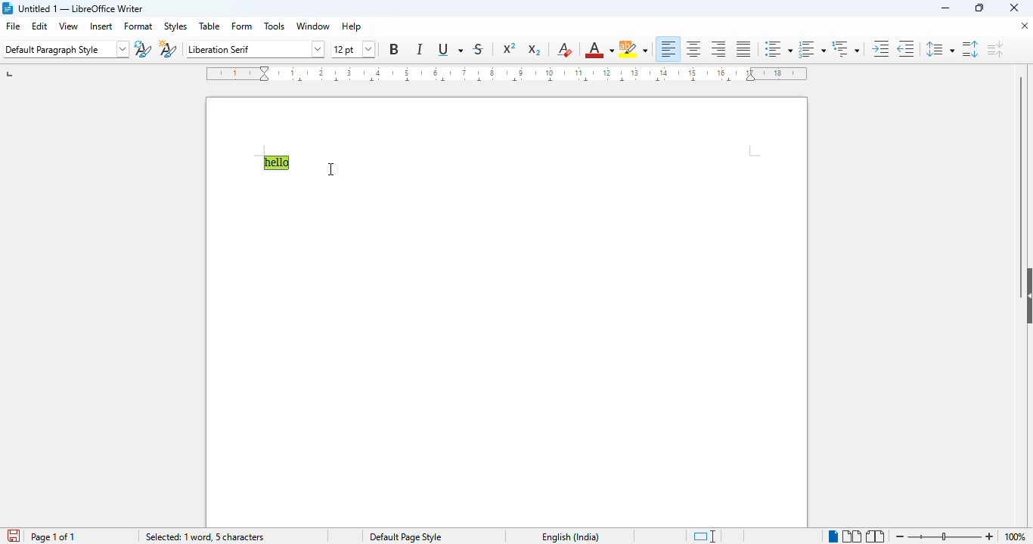 The image size is (1033, 544). Describe the element at coordinates (876, 536) in the screenshot. I see `book view` at that location.